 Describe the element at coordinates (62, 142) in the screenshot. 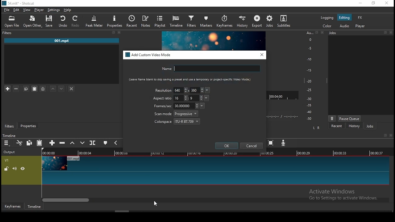

I see `ripple delete` at that location.